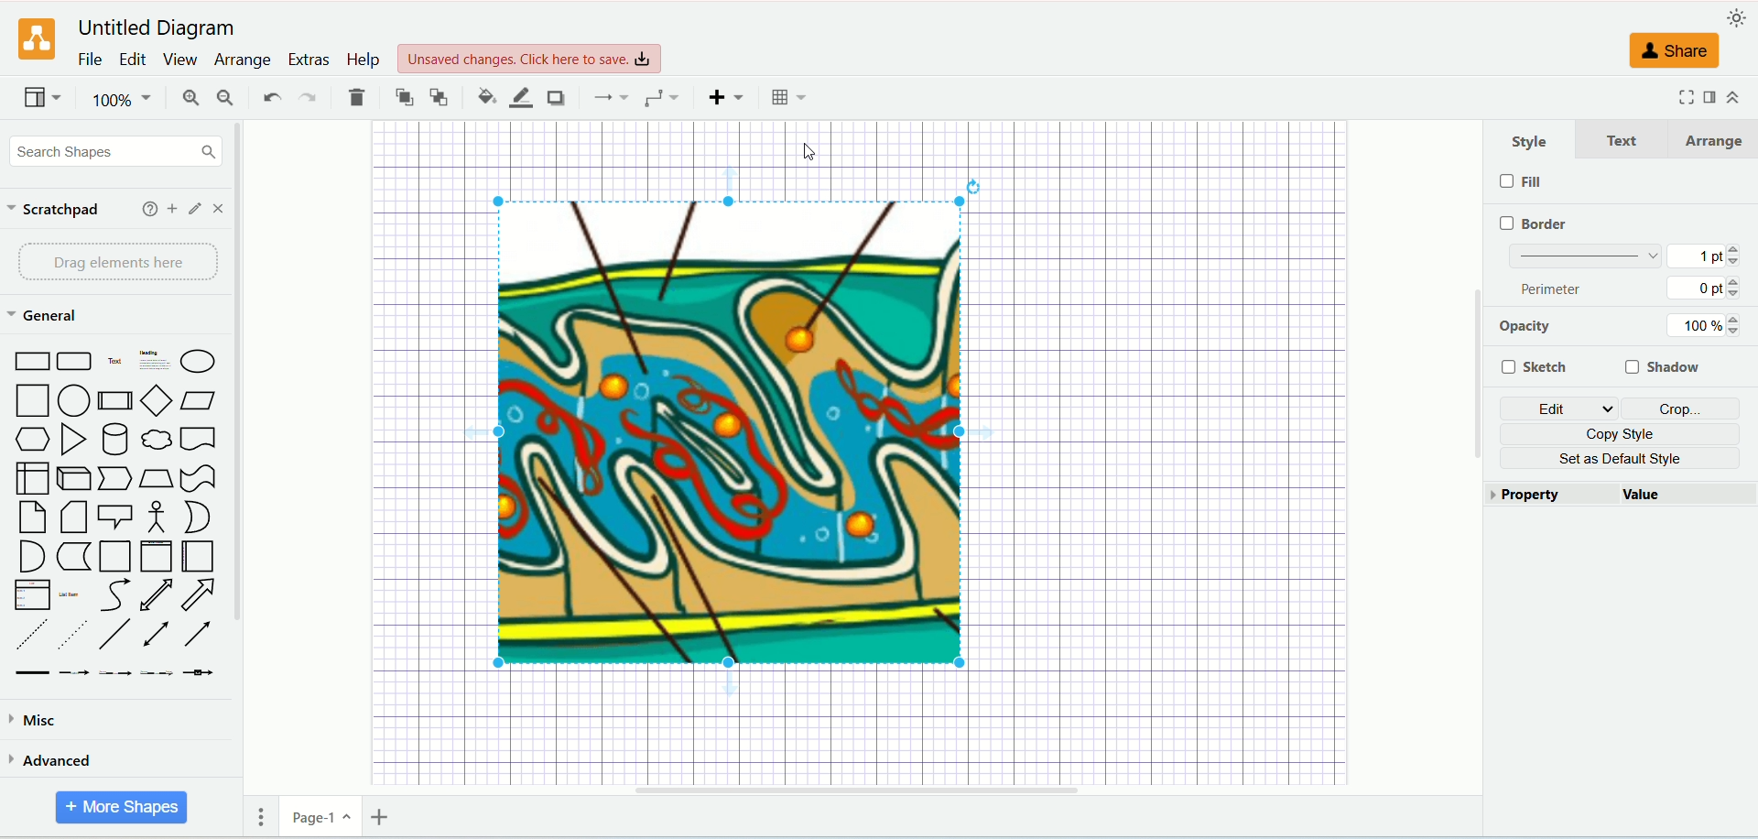 Image resolution: width=1758 pixels, height=839 pixels. What do you see at coordinates (243, 61) in the screenshot?
I see `arrange` at bounding box center [243, 61].